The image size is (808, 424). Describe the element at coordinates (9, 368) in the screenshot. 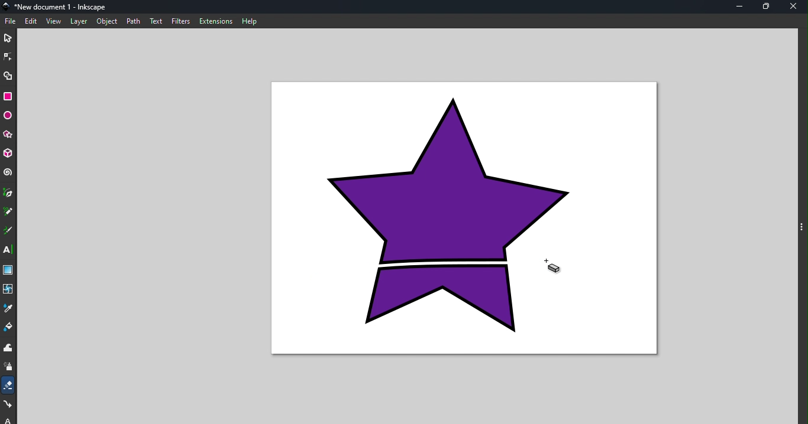

I see `spray tool` at that location.